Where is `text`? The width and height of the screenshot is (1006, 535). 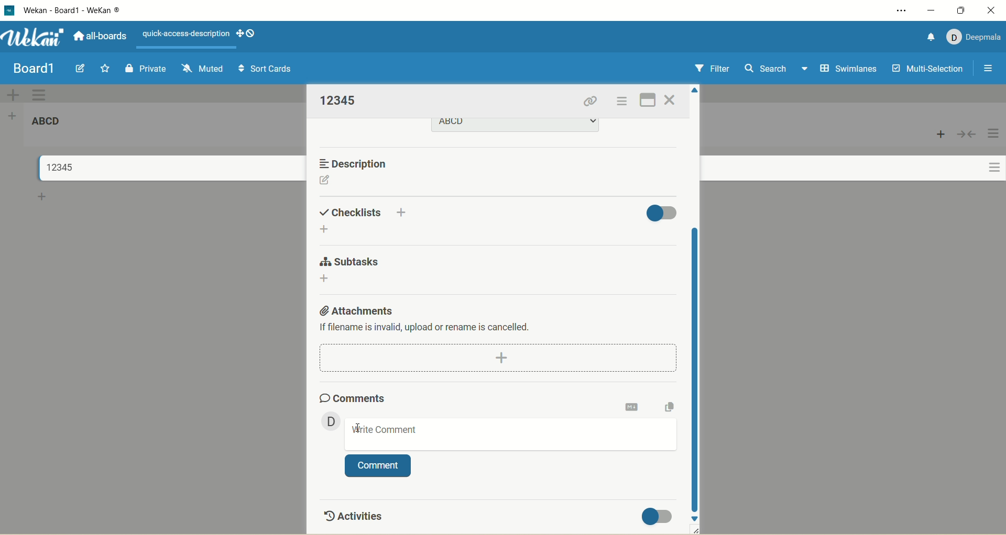 text is located at coordinates (427, 328).